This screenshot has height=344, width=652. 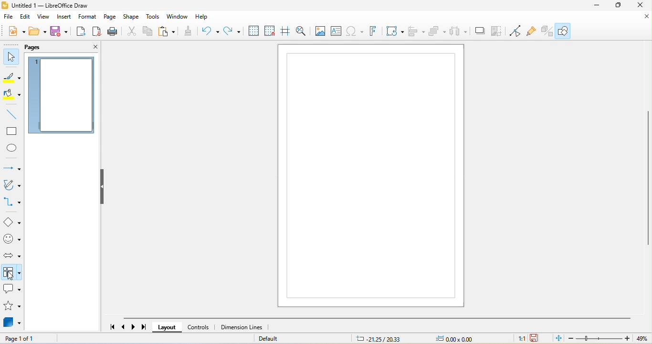 What do you see at coordinates (11, 76) in the screenshot?
I see `line color` at bounding box center [11, 76].